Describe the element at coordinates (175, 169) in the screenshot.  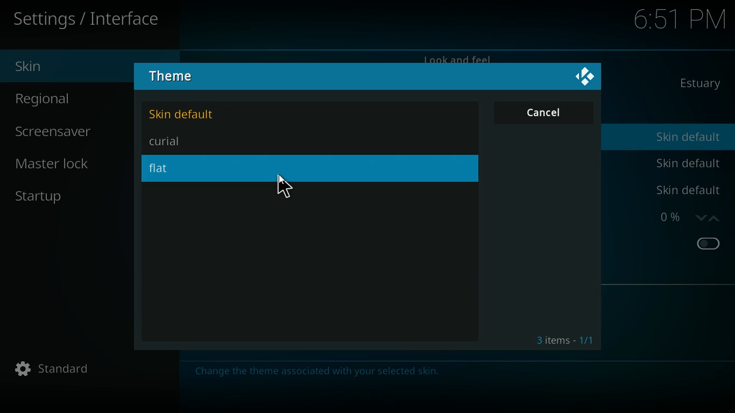
I see `flat` at that location.